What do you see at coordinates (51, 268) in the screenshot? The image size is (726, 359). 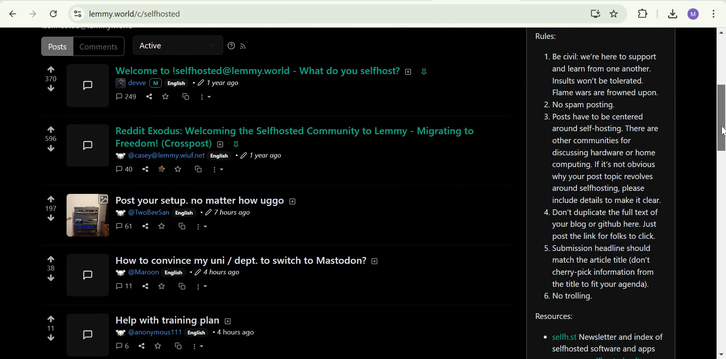 I see `38 points` at bounding box center [51, 268].